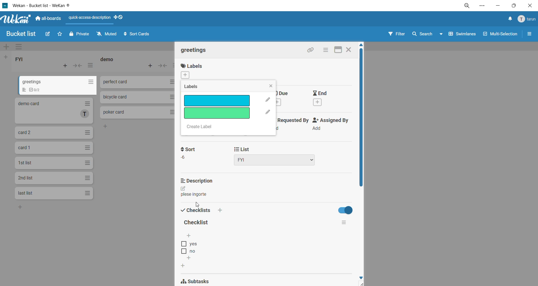  Describe the element at coordinates (192, 154) in the screenshot. I see `sort` at that location.